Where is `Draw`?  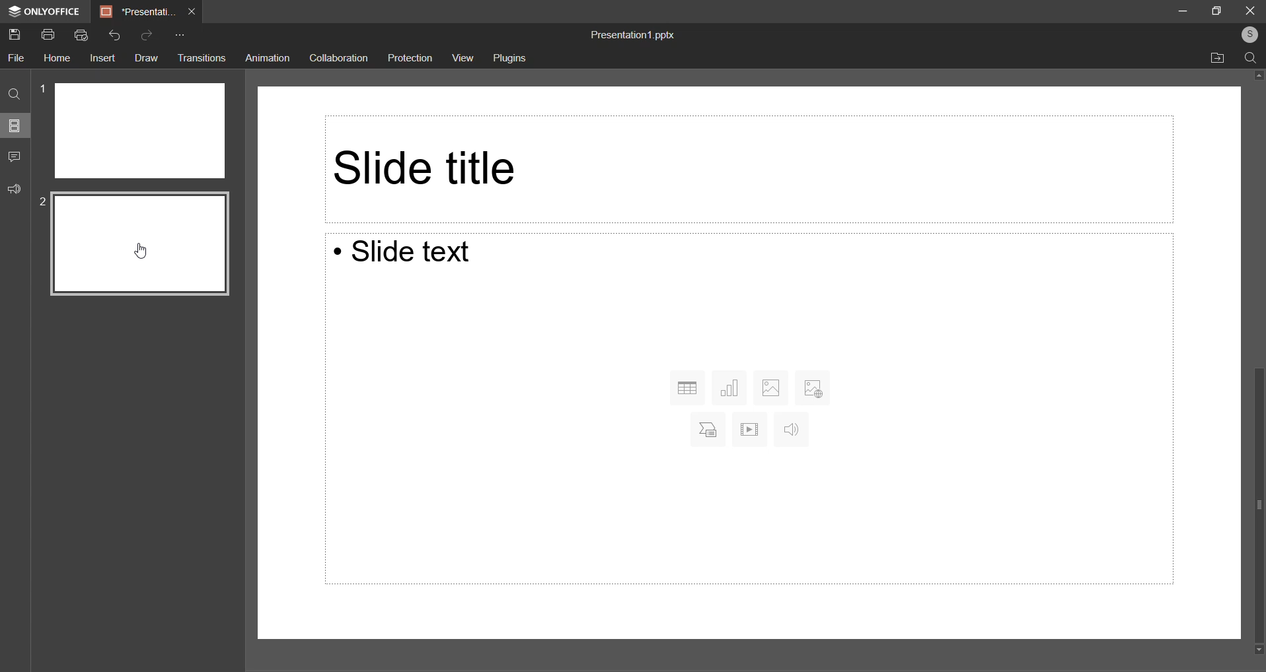 Draw is located at coordinates (145, 57).